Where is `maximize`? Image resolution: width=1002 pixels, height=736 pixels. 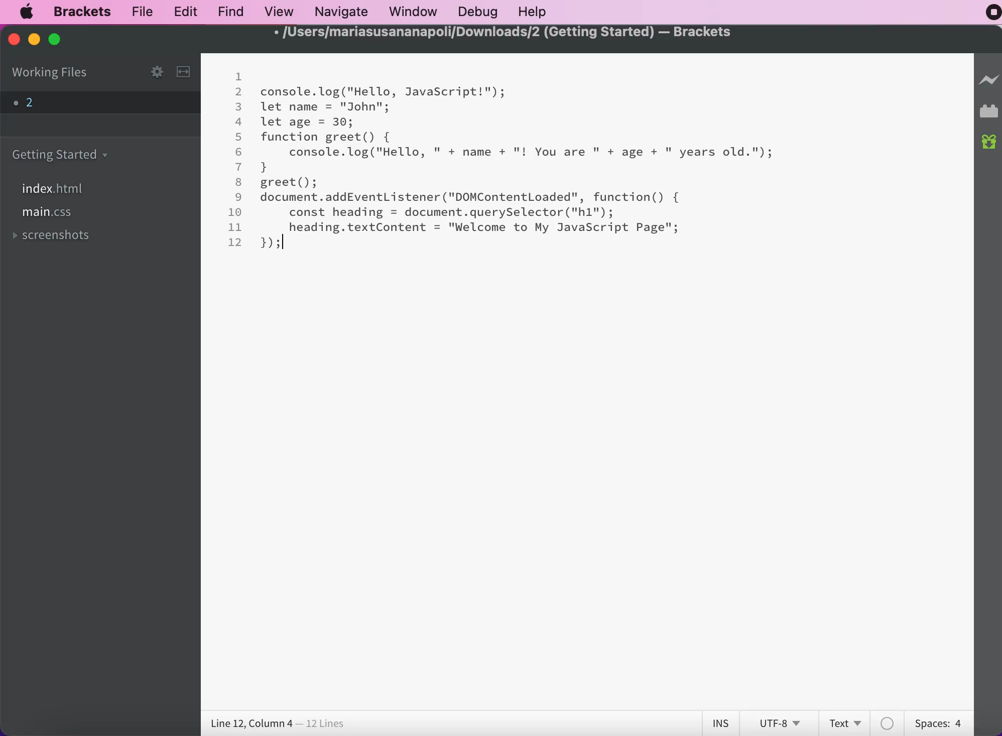
maximize is located at coordinates (59, 41).